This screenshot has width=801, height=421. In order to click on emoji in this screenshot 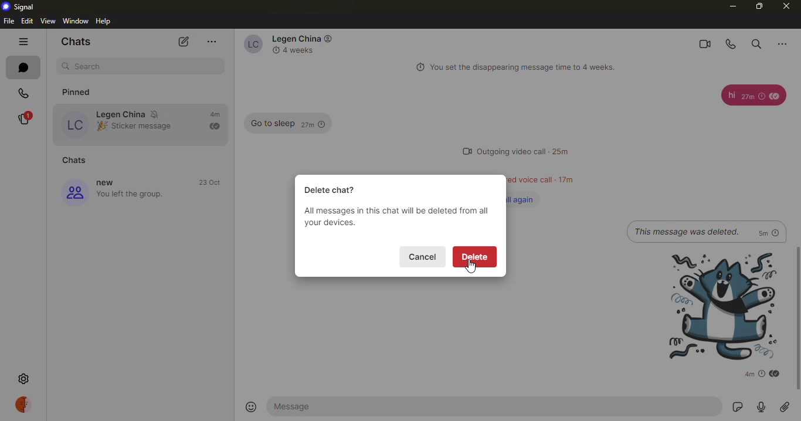, I will do `click(251, 407)`.